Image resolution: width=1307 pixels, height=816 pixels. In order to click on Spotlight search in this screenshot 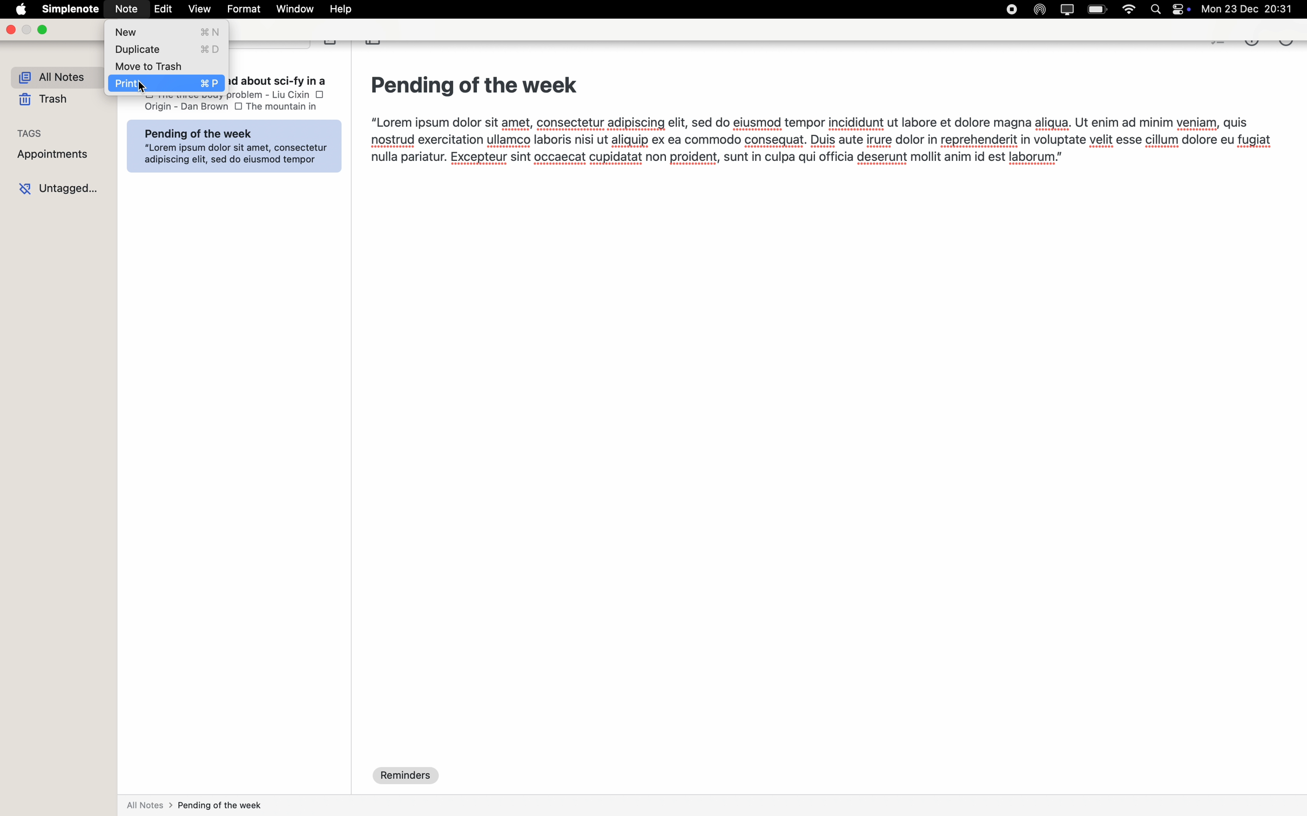, I will do `click(1154, 9)`.